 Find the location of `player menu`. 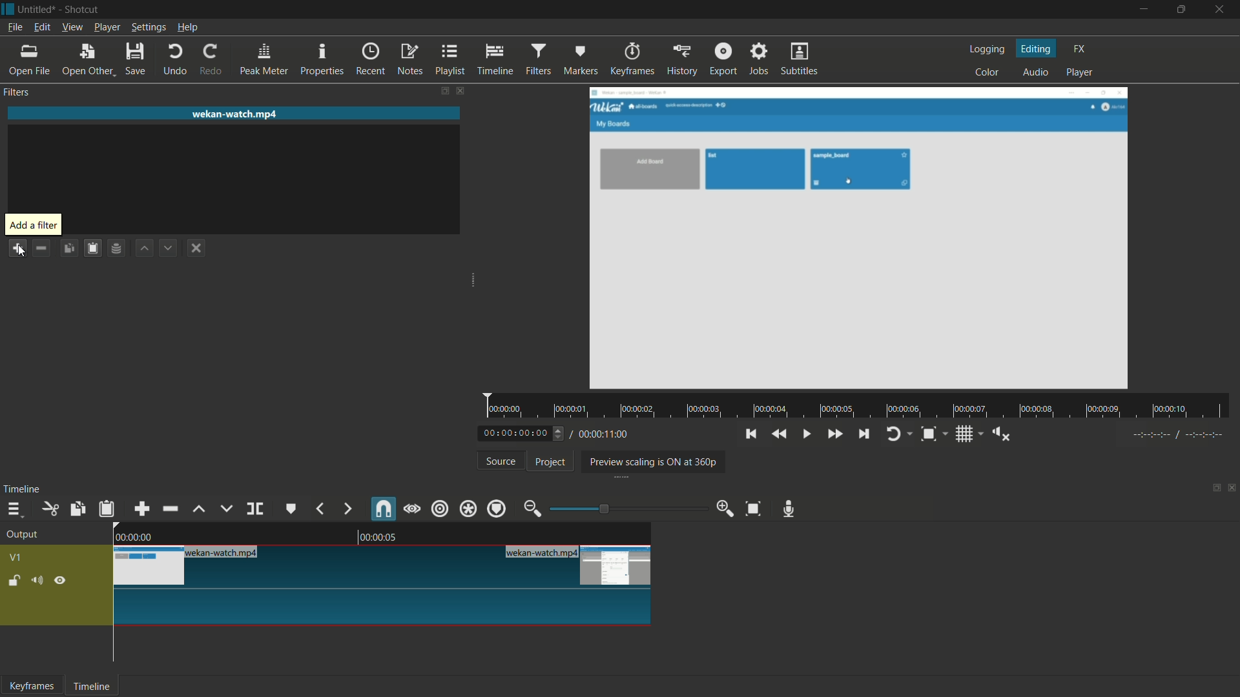

player menu is located at coordinates (107, 27).